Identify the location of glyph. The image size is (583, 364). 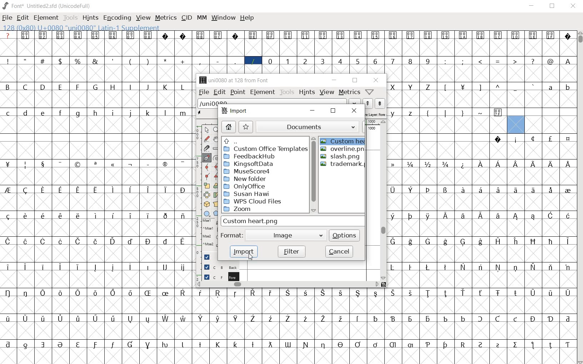
(515, 268).